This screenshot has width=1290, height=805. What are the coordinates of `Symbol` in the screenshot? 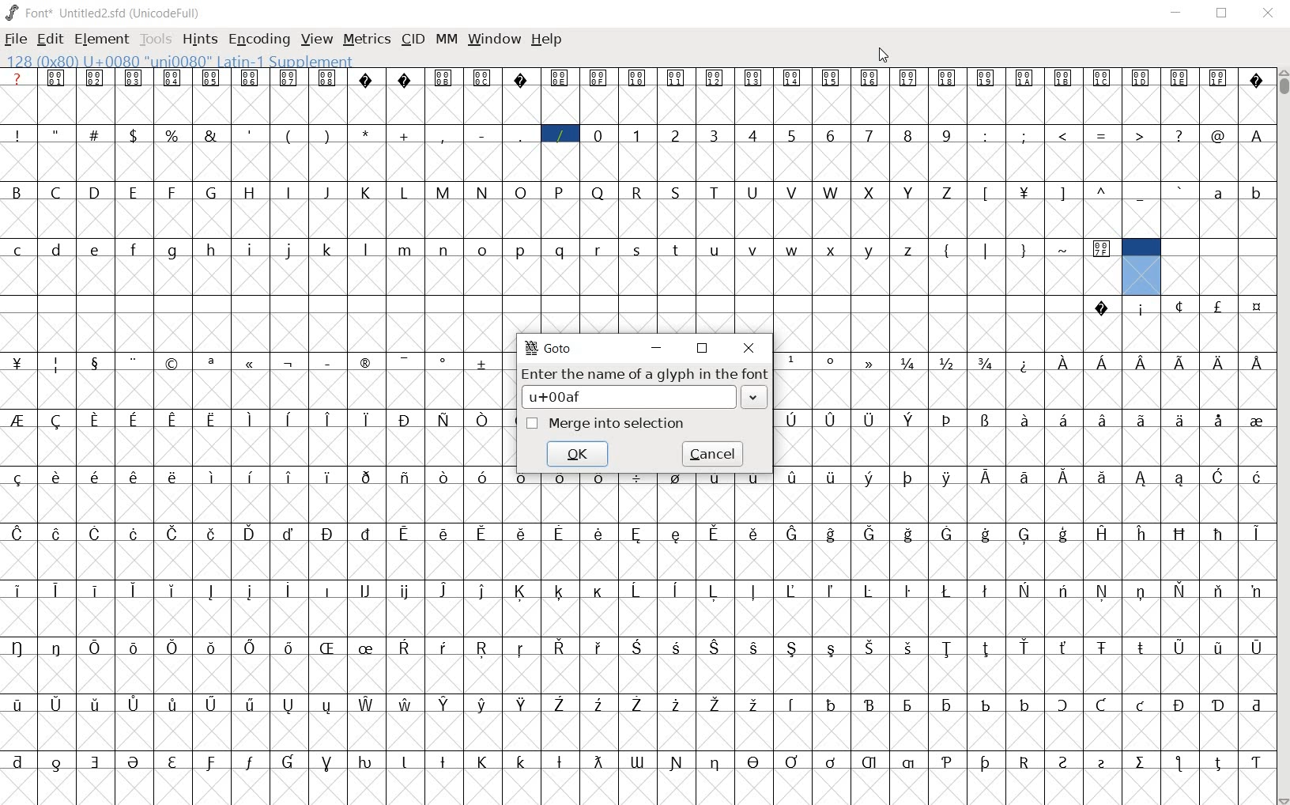 It's located at (1062, 591).